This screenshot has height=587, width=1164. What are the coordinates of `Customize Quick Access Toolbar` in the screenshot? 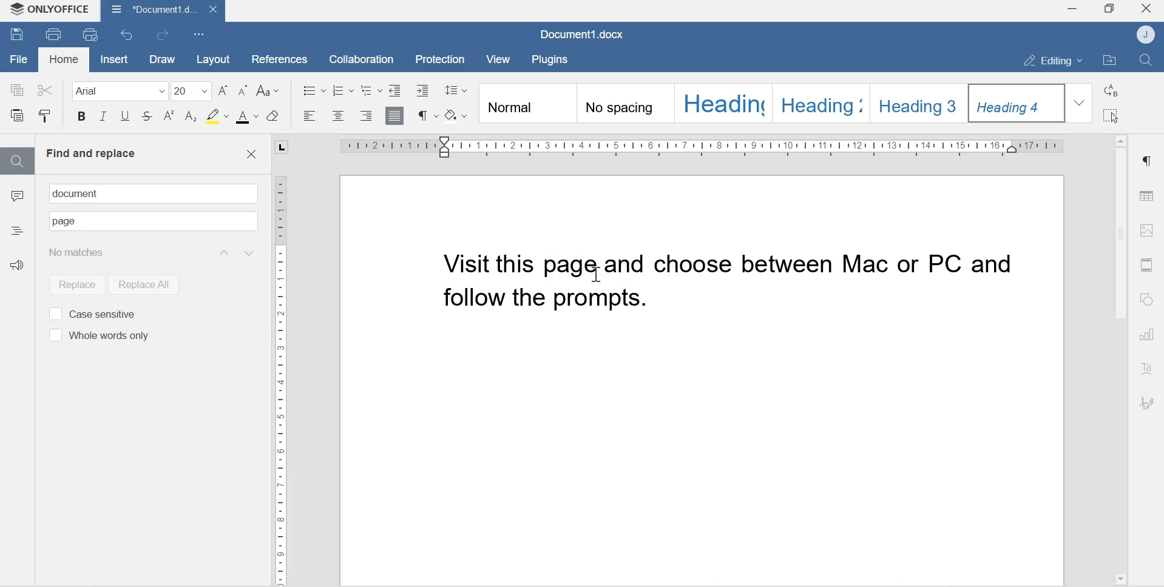 It's located at (200, 33).